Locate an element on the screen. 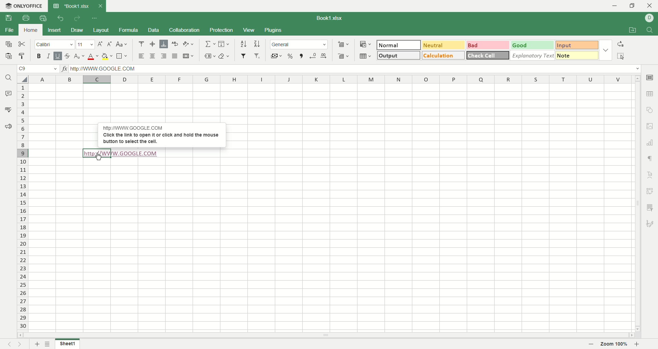 The width and height of the screenshot is (658, 349). underline is located at coordinates (58, 56).